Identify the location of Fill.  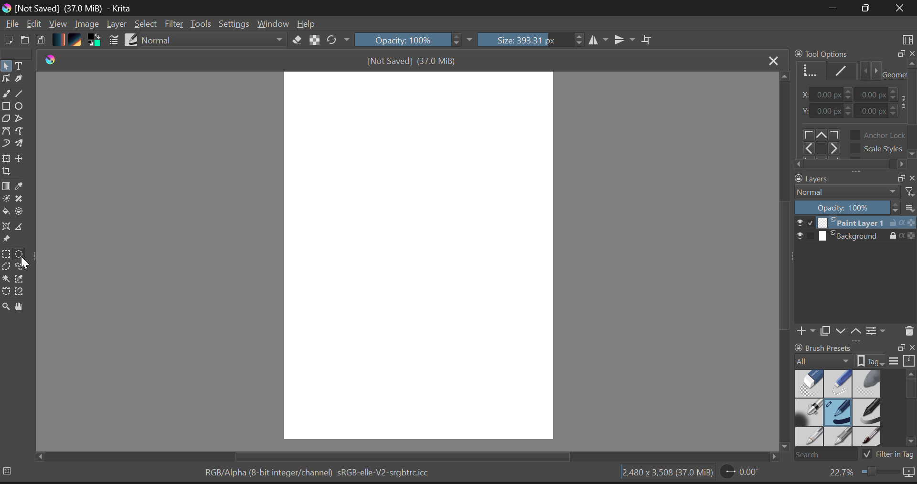
(7, 211).